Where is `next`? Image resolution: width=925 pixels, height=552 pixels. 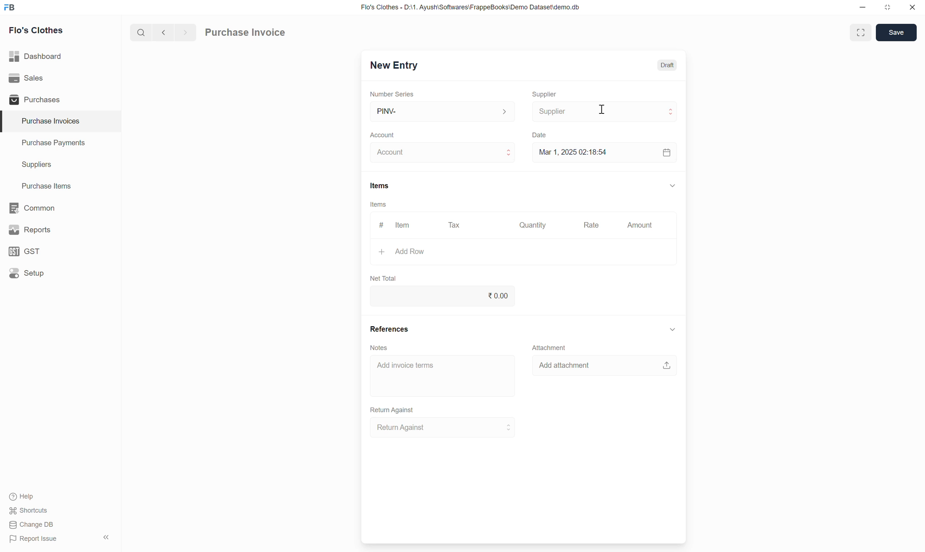
next is located at coordinates (186, 32).